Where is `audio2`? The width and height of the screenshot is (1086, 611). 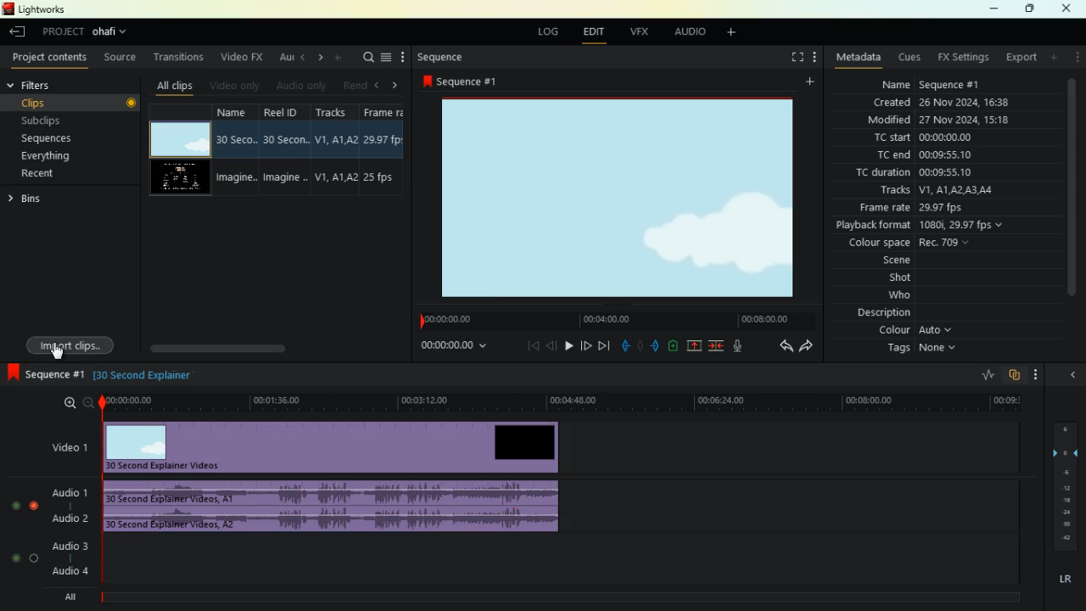
audio2 is located at coordinates (66, 518).